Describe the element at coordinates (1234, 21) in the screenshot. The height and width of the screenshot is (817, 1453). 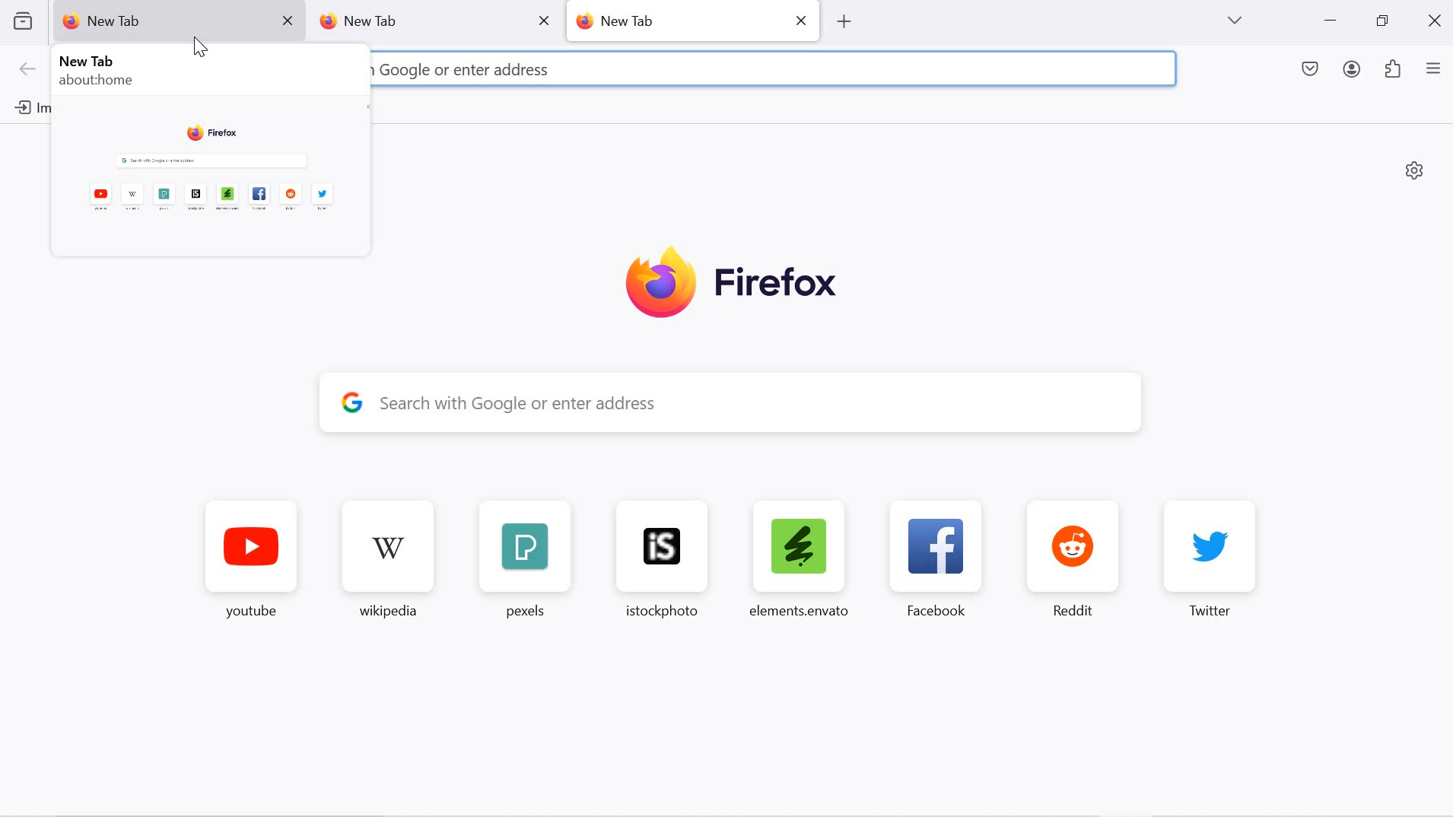
I see `list all tabs` at that location.